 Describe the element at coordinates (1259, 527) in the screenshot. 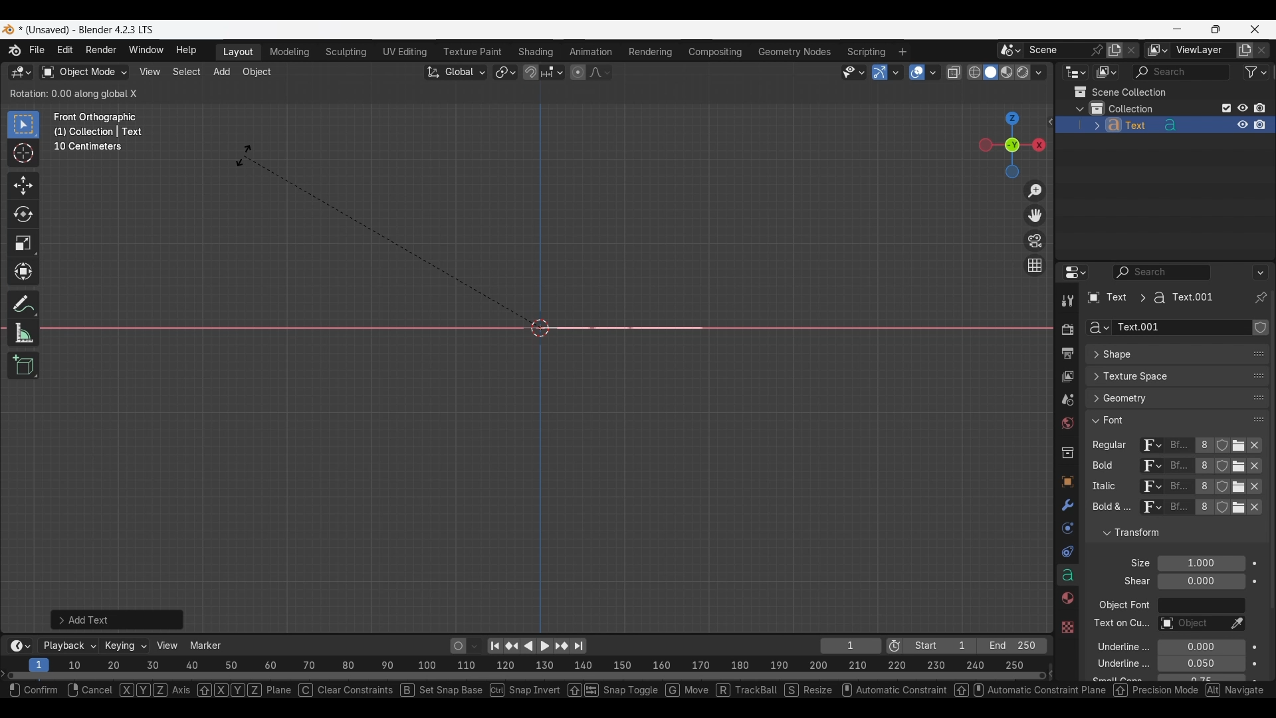

I see `Change order in the list` at that location.